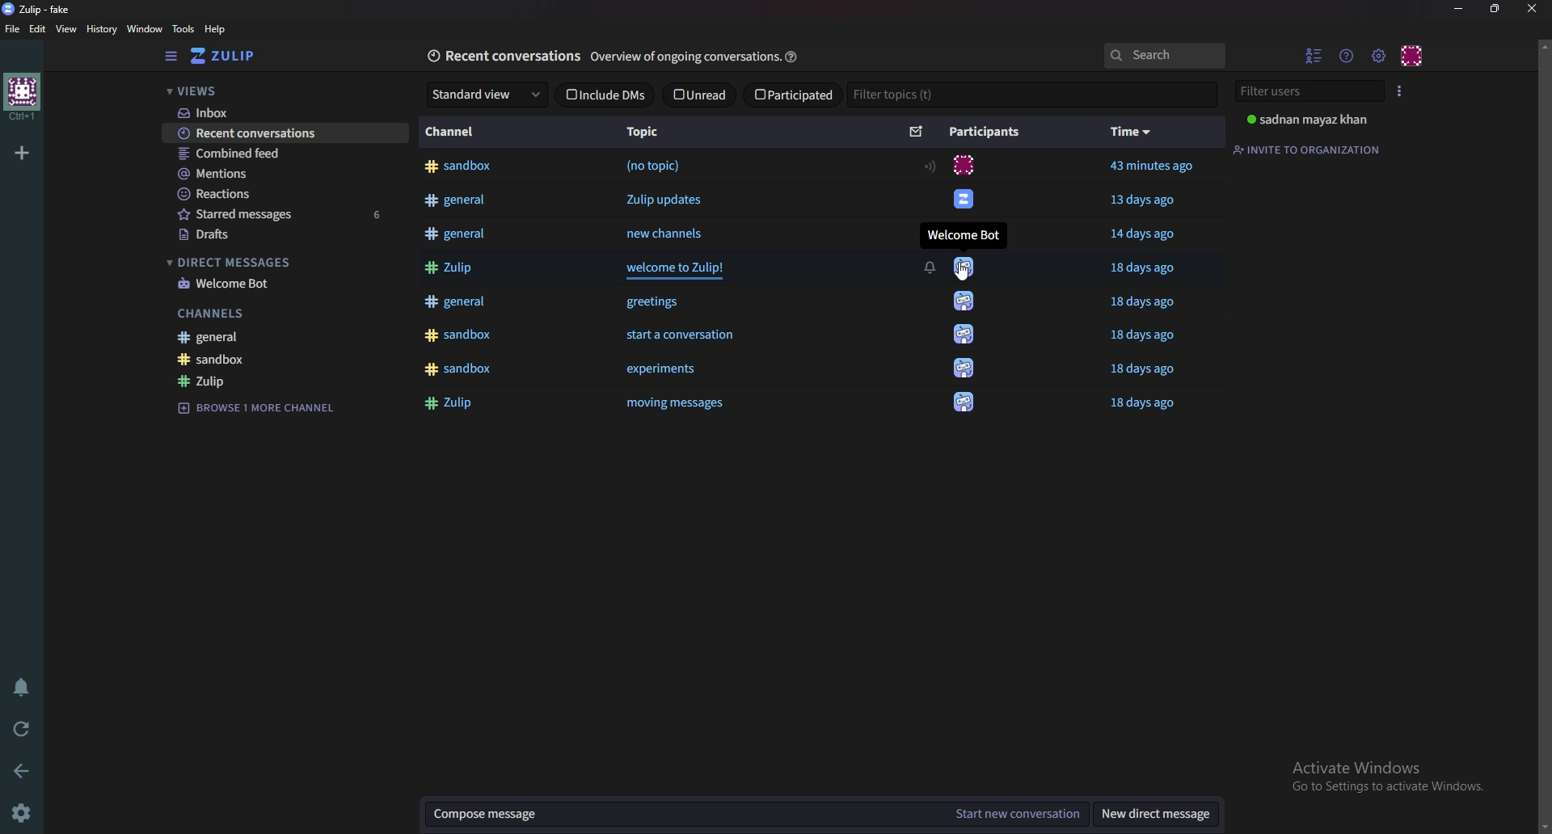  Describe the element at coordinates (284, 360) in the screenshot. I see `sandbox` at that location.